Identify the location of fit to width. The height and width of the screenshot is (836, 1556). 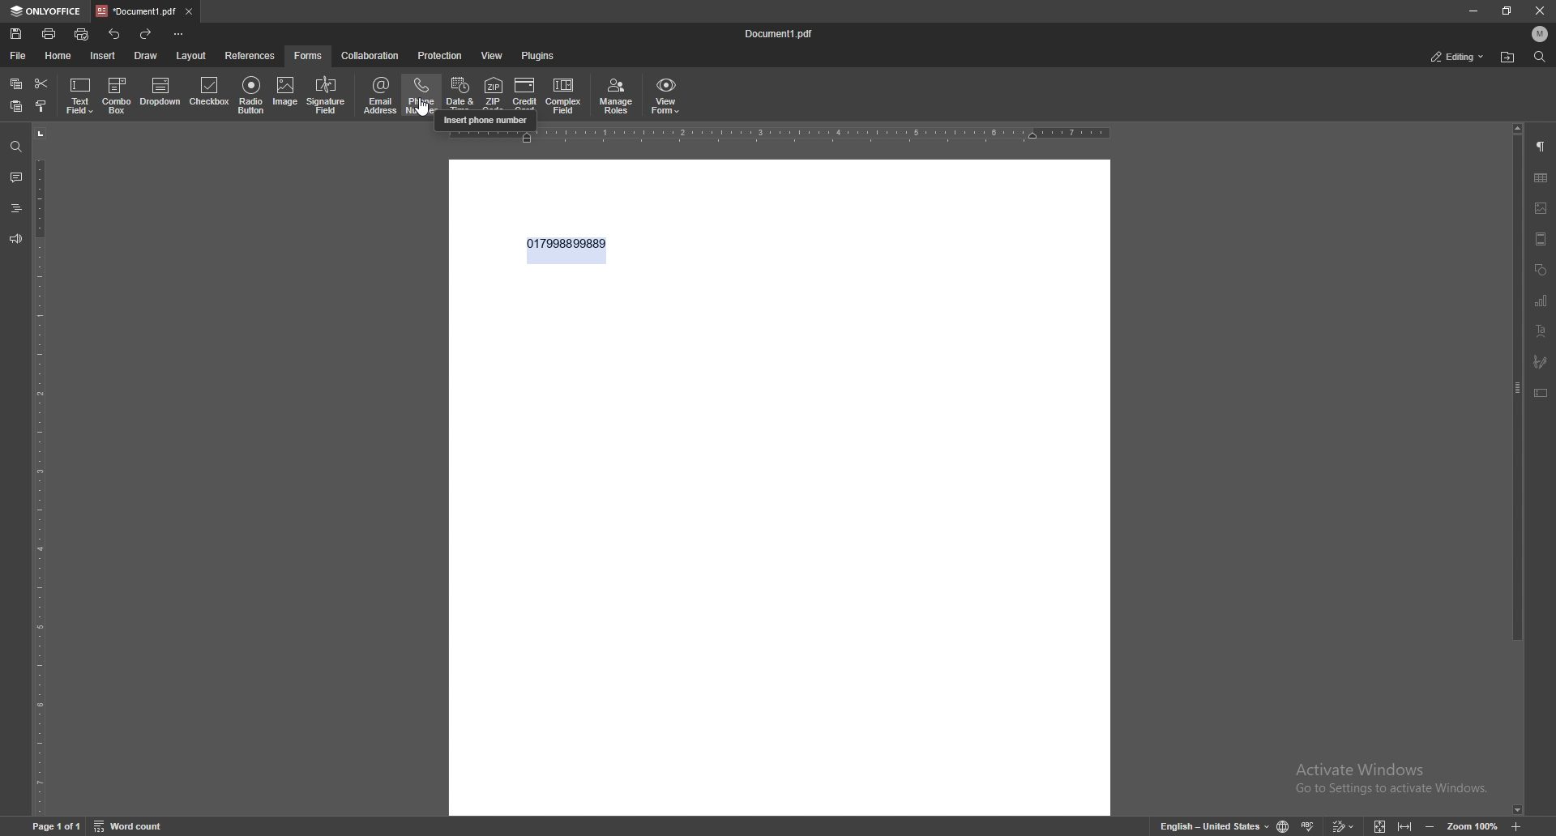
(1407, 826).